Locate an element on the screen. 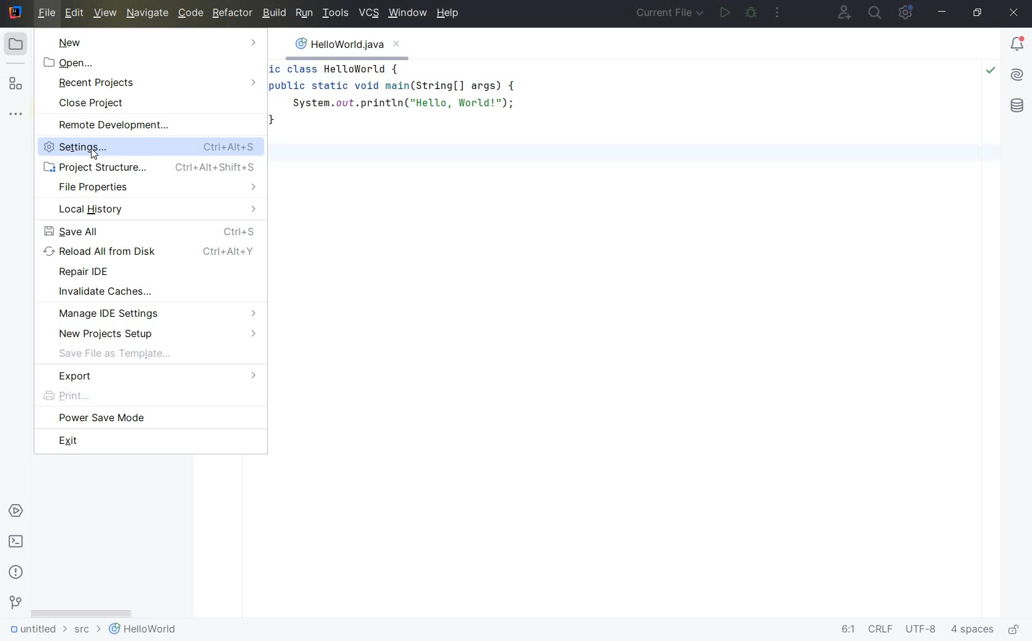 Image resolution: width=1032 pixels, height=641 pixels. file is located at coordinates (47, 14).